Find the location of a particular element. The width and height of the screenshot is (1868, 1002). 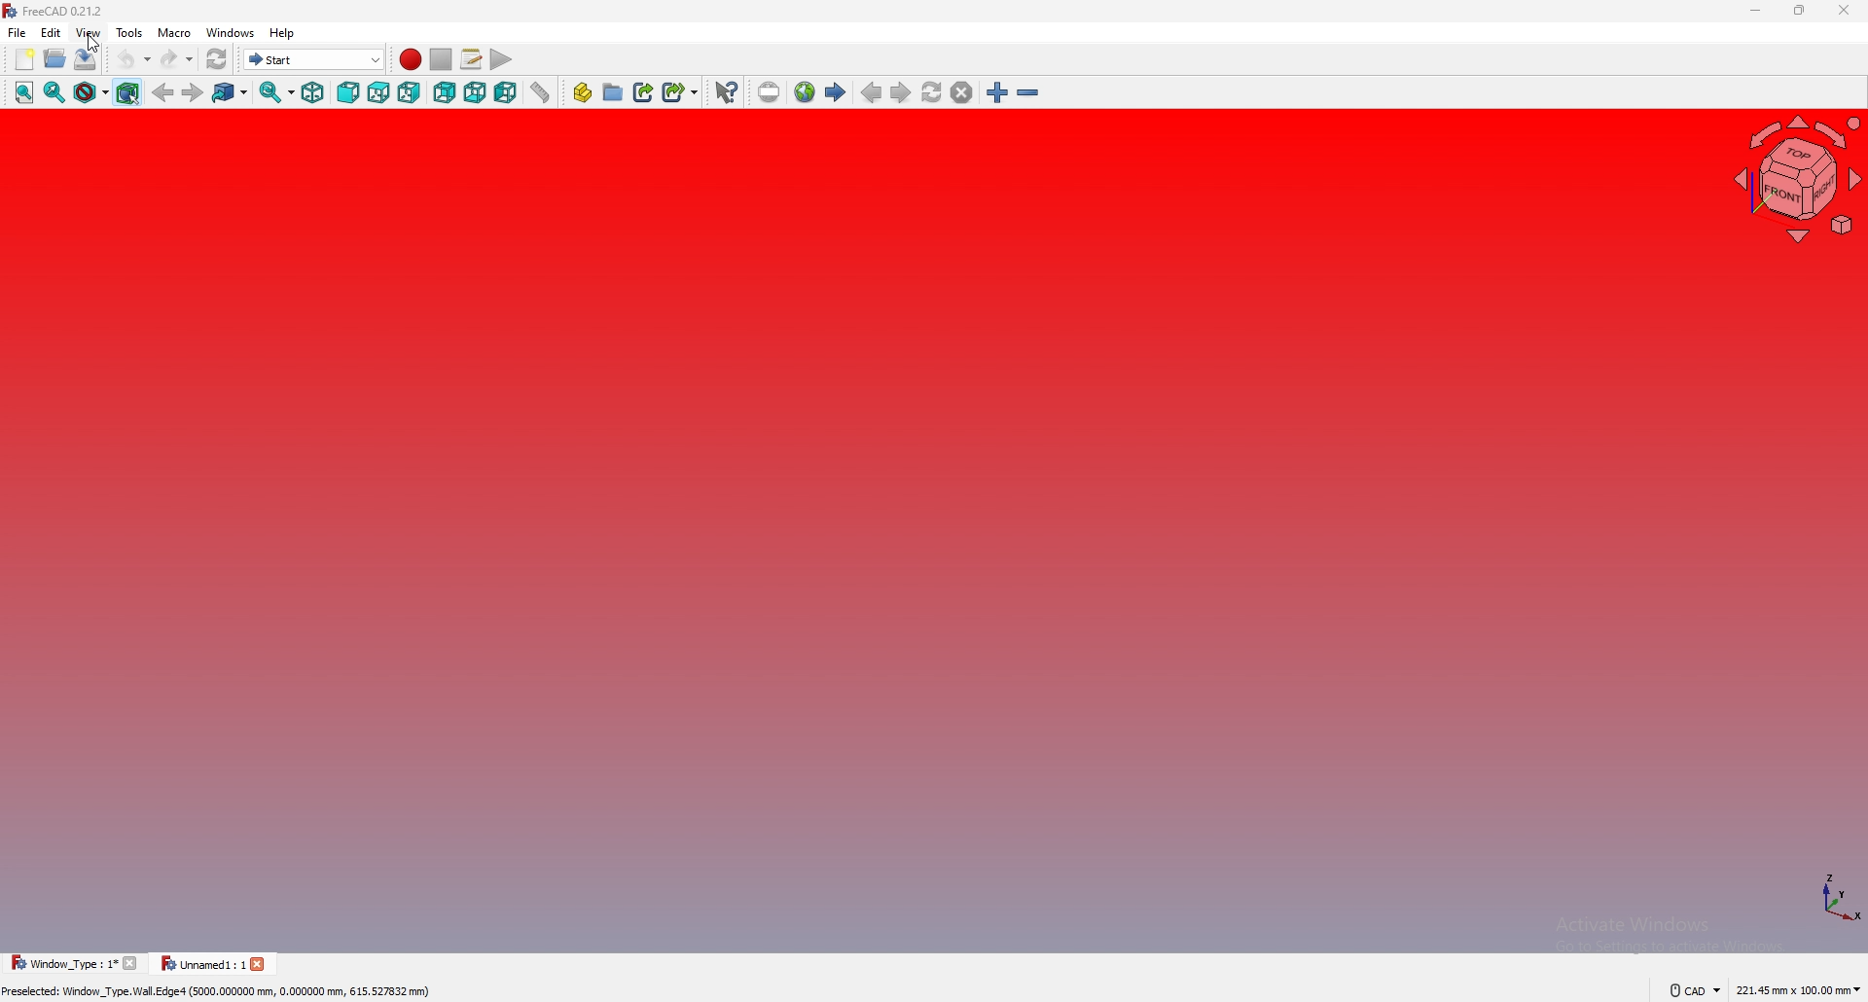

start is located at coordinates (314, 59).